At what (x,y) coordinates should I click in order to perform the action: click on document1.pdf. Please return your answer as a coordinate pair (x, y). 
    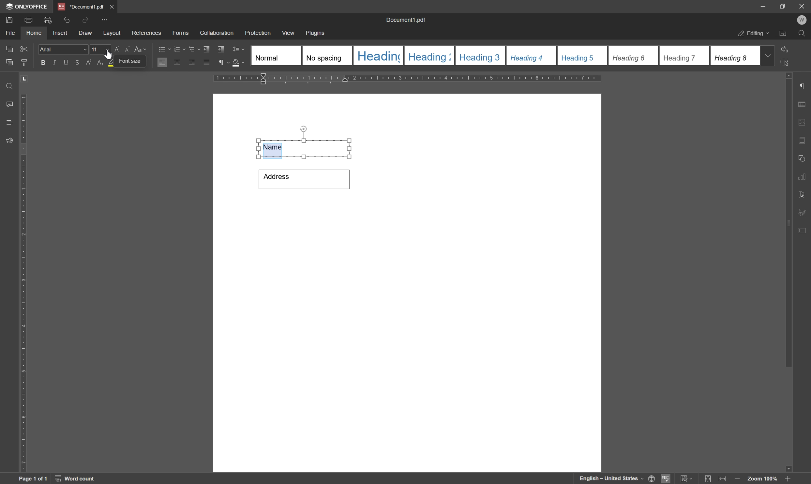
    Looking at the image, I should click on (407, 21).